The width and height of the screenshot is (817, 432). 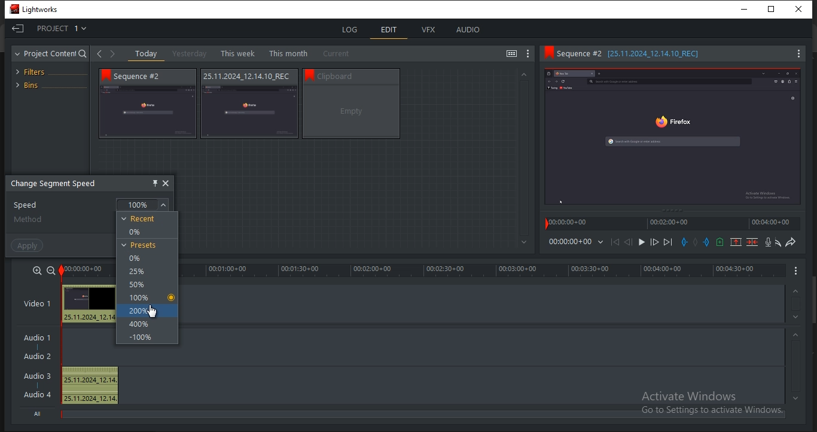 I want to click on 50, so click(x=139, y=284).